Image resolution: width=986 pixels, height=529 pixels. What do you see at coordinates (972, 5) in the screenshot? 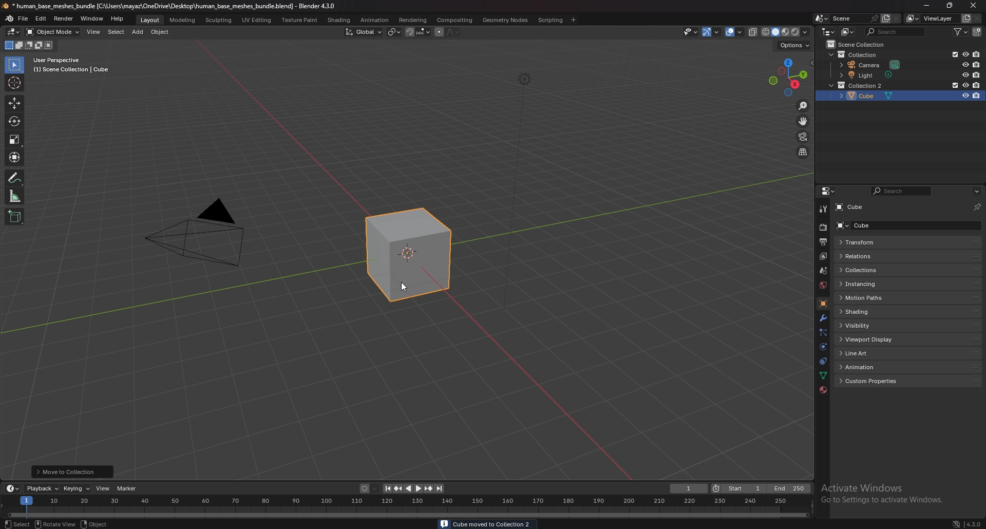
I see `close` at bounding box center [972, 5].